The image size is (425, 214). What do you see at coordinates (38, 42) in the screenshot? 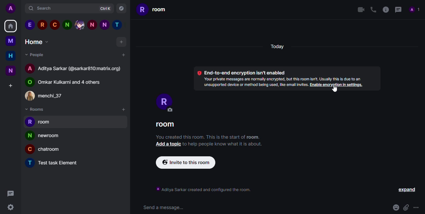
I see `home dropdown` at bounding box center [38, 42].